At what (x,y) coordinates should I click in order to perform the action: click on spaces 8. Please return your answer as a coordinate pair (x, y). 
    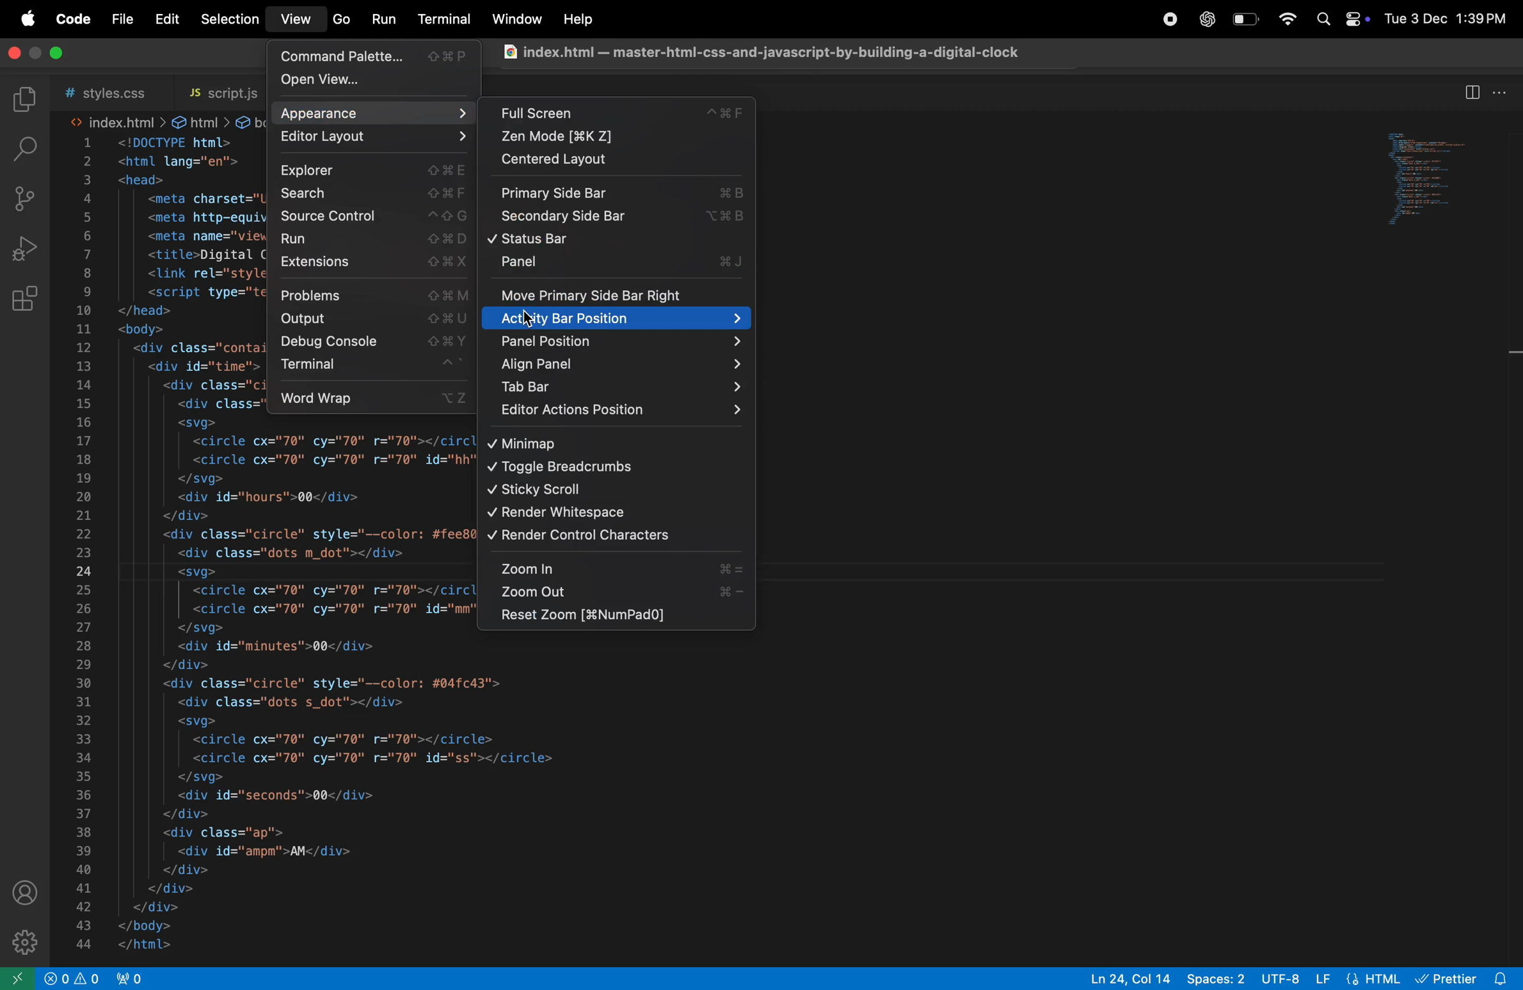
    Looking at the image, I should click on (1217, 979).